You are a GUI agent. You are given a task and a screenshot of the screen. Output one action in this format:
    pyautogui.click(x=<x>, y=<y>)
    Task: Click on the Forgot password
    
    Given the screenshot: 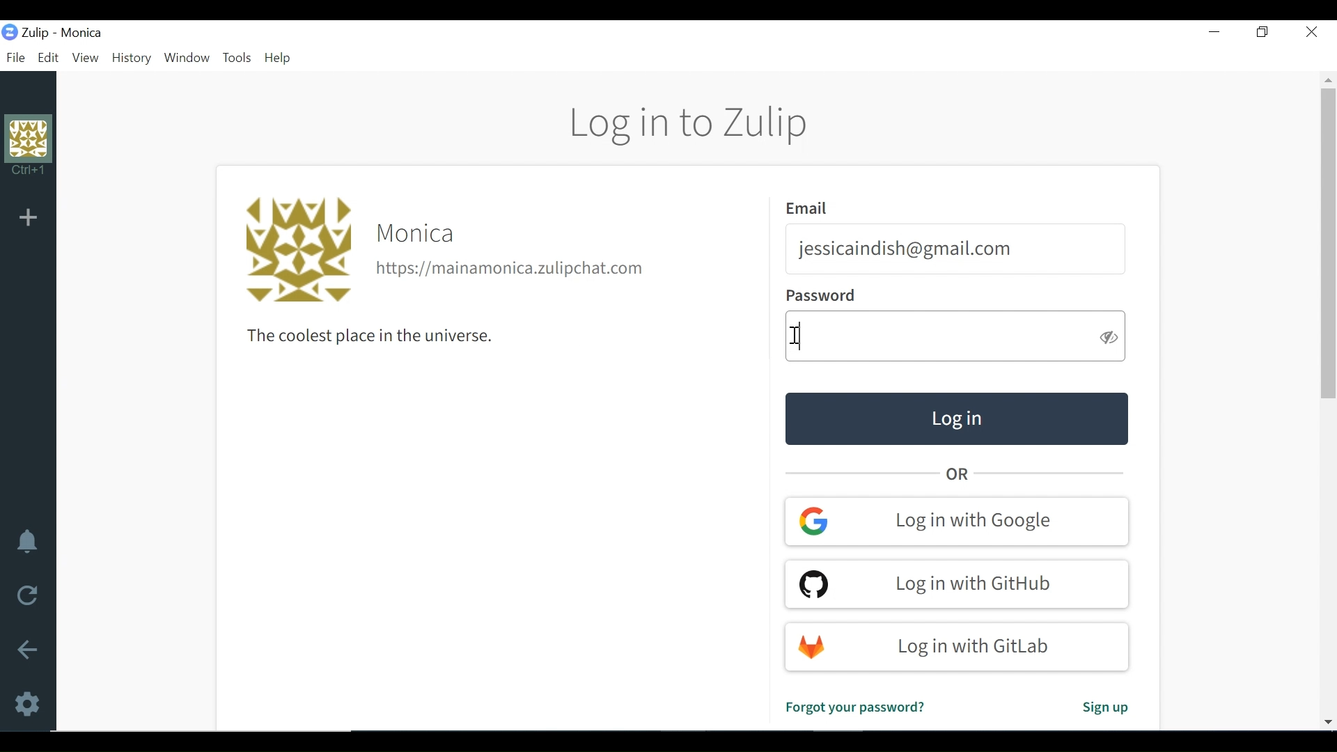 What is the action you would take?
    pyautogui.click(x=854, y=707)
    